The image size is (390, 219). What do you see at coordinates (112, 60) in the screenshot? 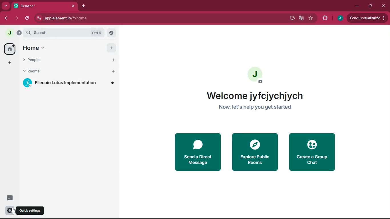
I see `Add` at bounding box center [112, 60].